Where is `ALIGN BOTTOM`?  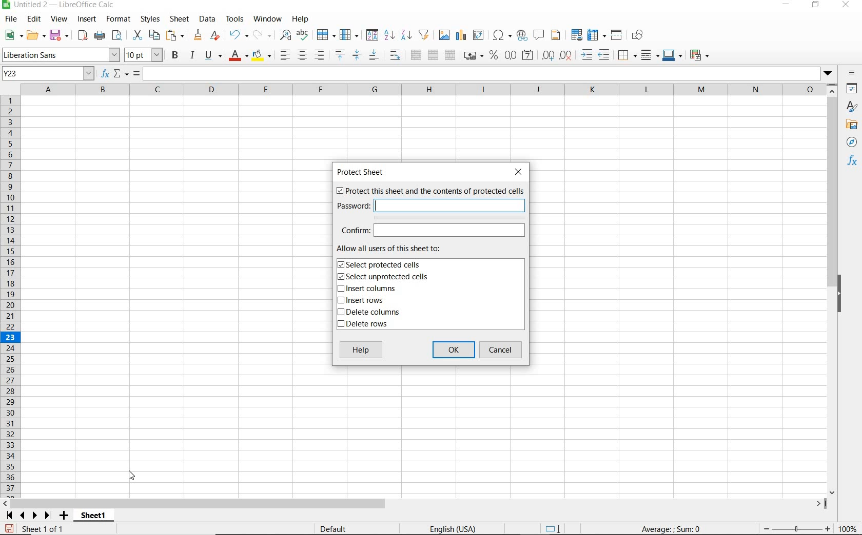 ALIGN BOTTOM is located at coordinates (374, 56).